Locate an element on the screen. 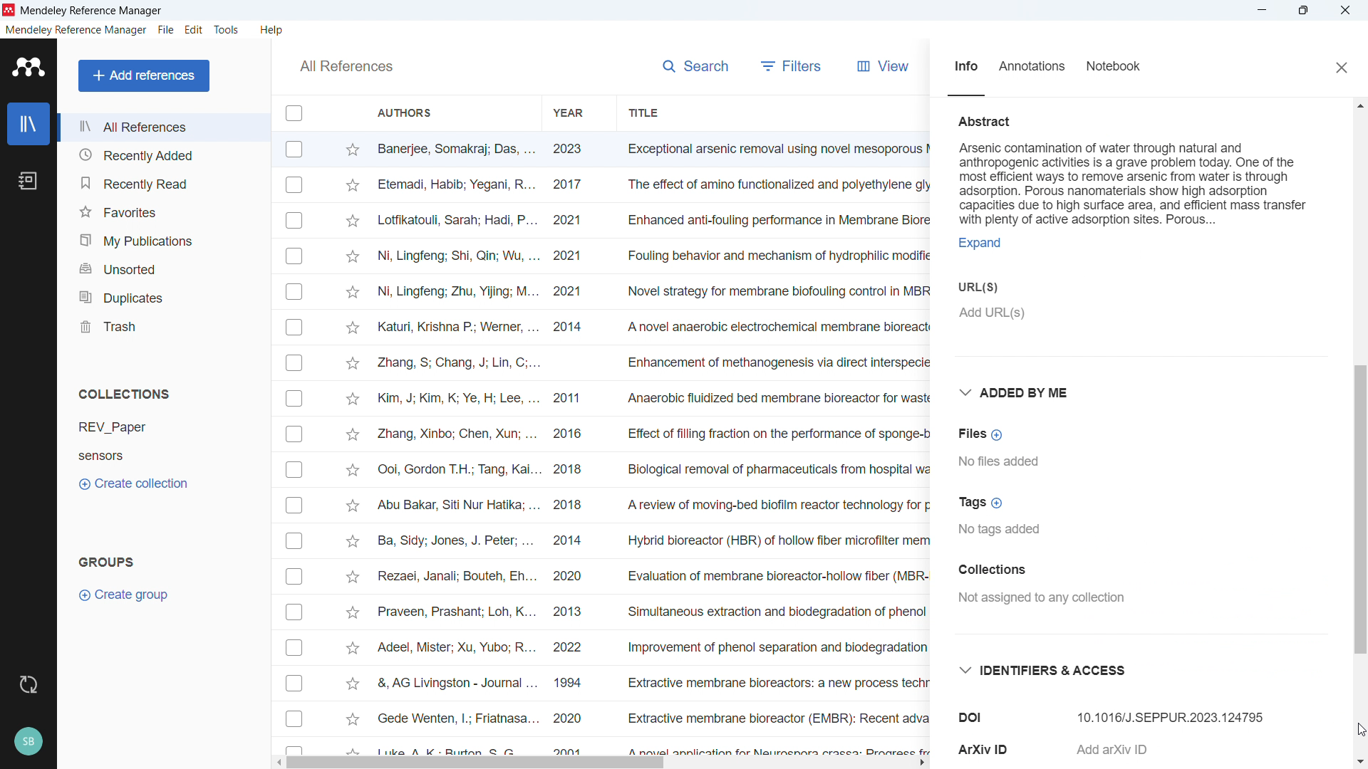 This screenshot has width=1368, height=769. click to select individual entry is located at coordinates (294, 720).